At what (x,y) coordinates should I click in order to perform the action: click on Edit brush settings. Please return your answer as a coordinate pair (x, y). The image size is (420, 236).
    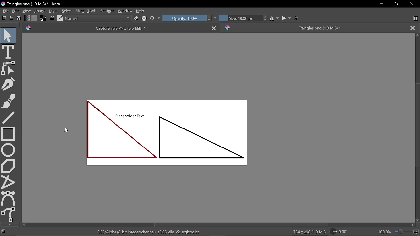
    Looking at the image, I should click on (144, 18).